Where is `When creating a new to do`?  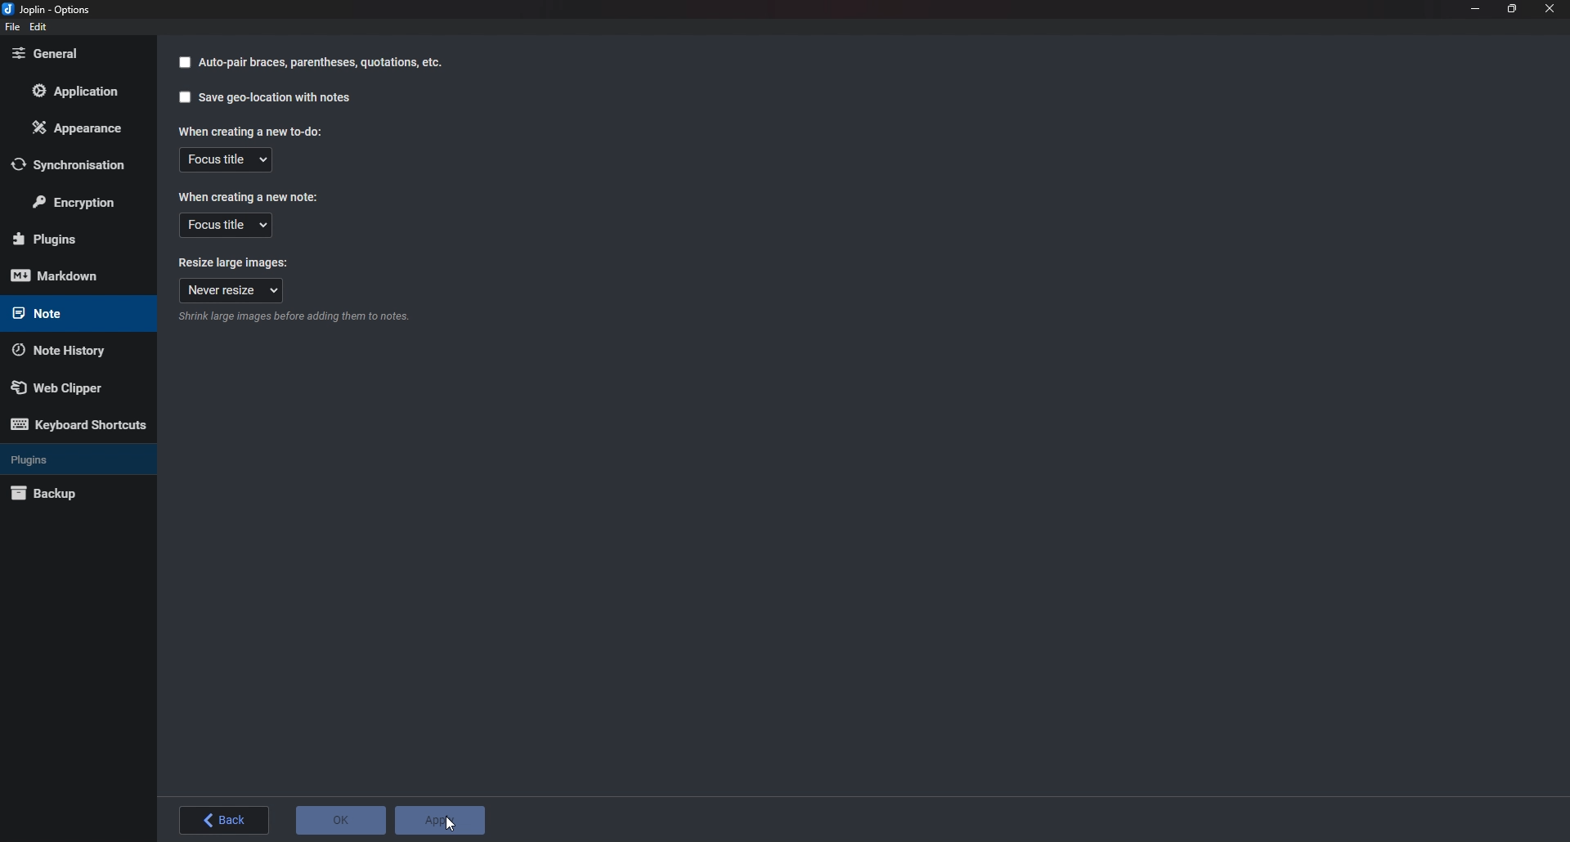
When creating a new to do is located at coordinates (248, 130).